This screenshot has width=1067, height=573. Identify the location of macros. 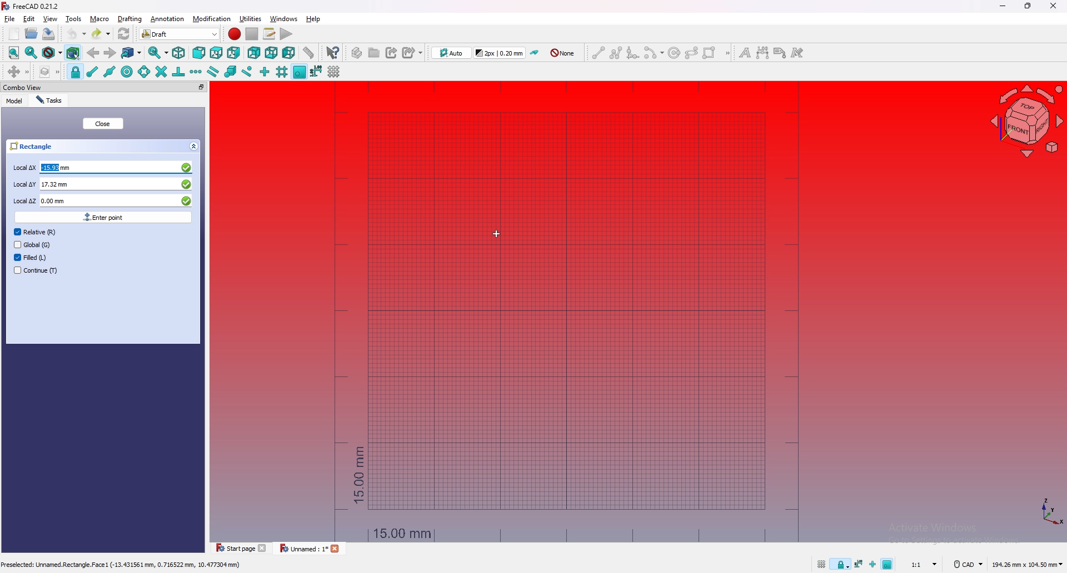
(270, 34).